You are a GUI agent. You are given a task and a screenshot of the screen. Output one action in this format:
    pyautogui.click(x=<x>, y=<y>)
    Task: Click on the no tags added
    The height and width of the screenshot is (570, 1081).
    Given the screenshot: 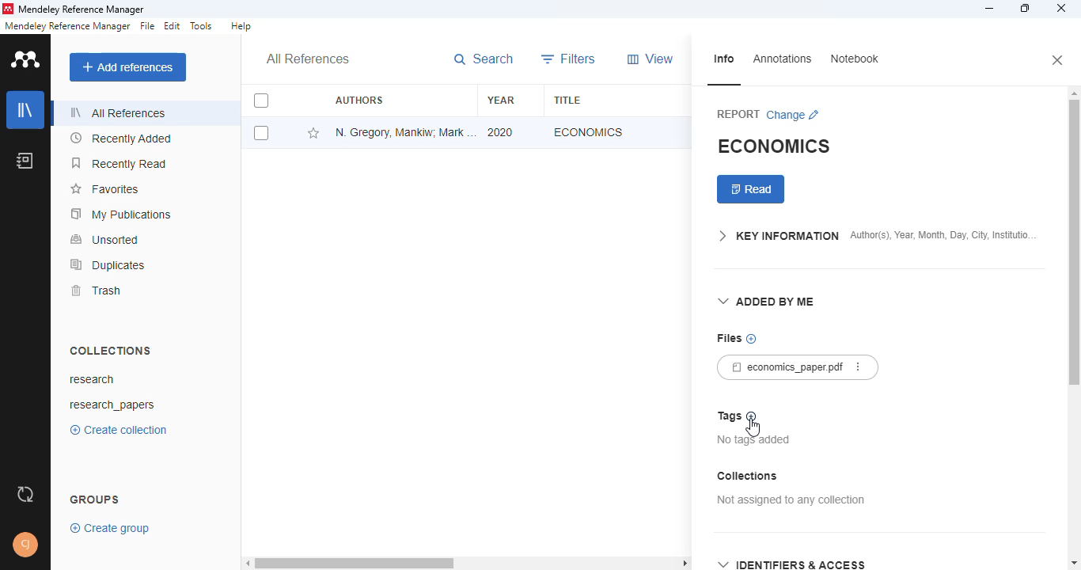 What is the action you would take?
    pyautogui.click(x=753, y=439)
    